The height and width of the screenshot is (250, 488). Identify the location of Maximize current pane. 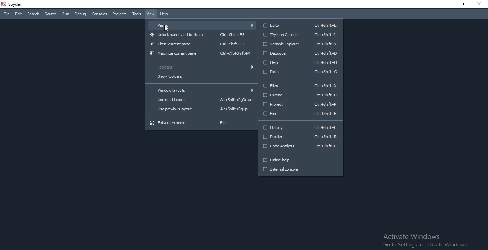
(200, 53).